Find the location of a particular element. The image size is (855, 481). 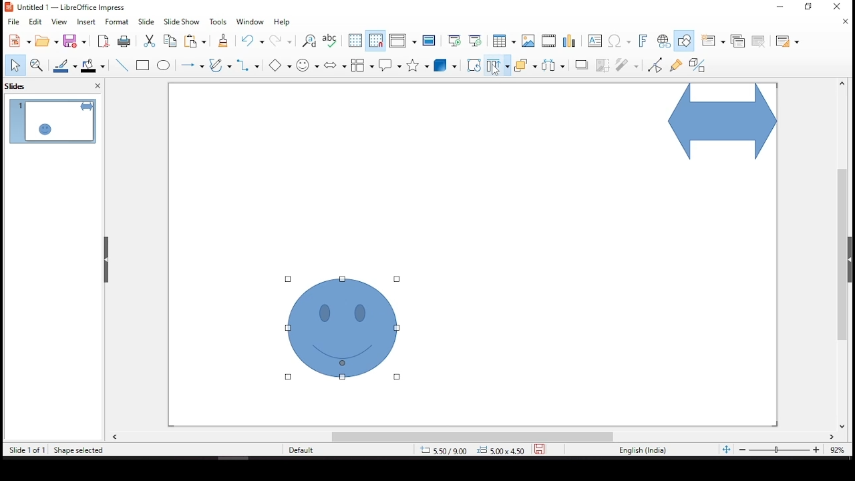

spell check is located at coordinates (331, 41).